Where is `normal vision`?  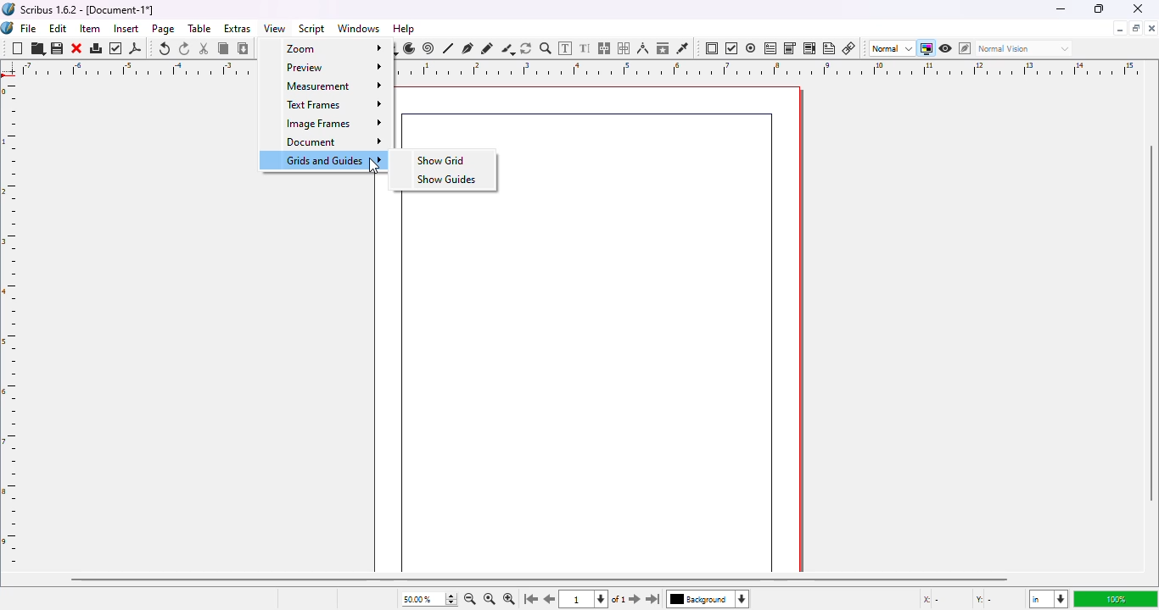
normal vision is located at coordinates (1026, 48).